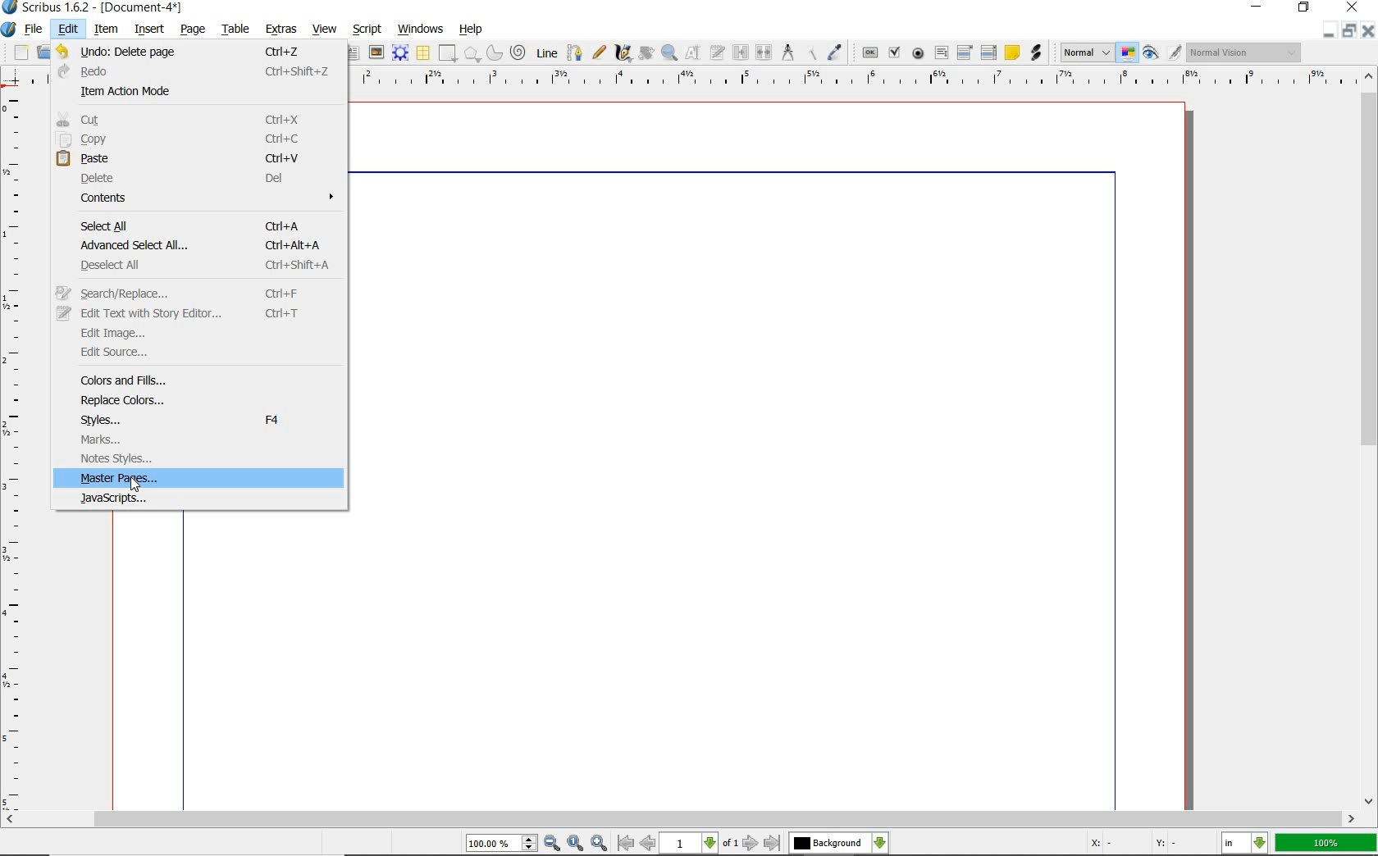  What do you see at coordinates (327, 30) in the screenshot?
I see `view` at bounding box center [327, 30].